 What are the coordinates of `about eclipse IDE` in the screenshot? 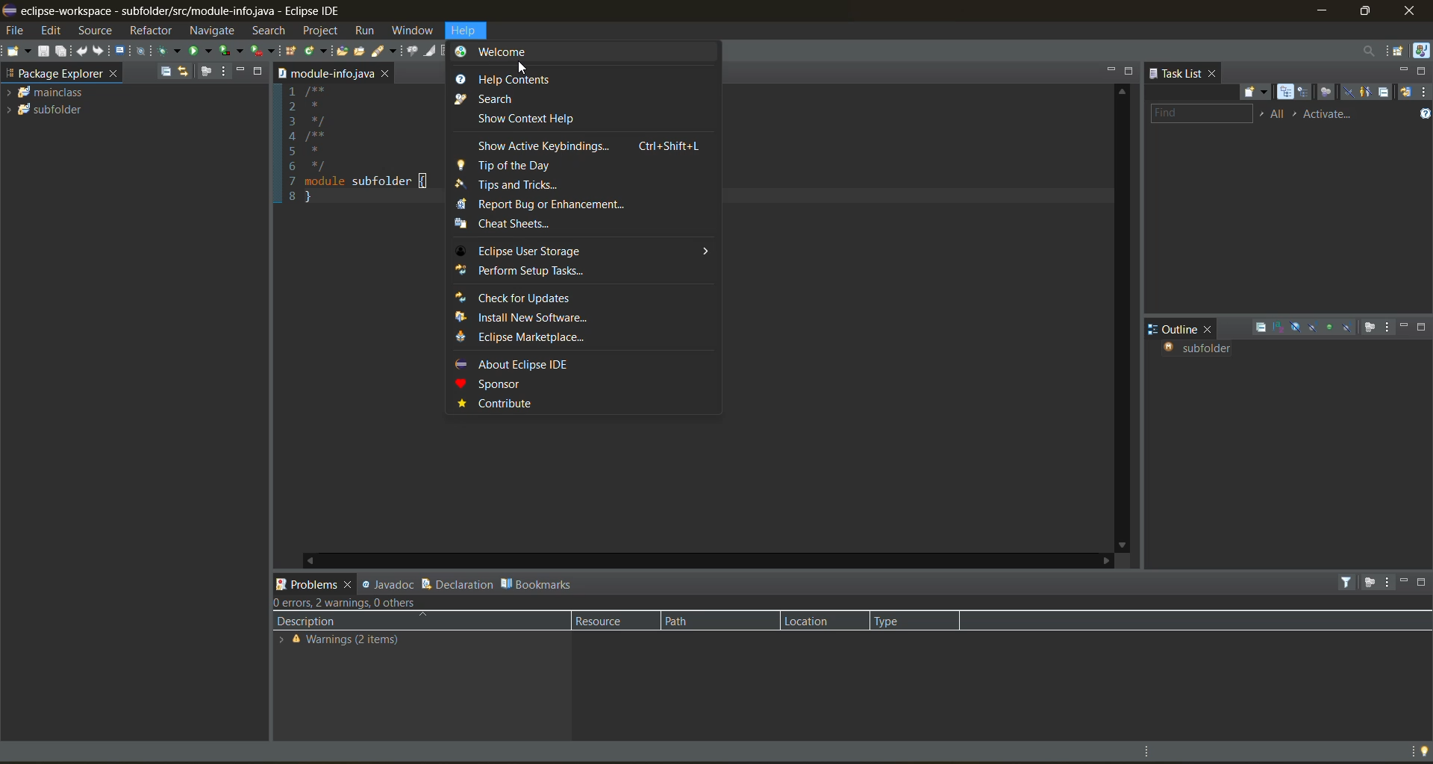 It's located at (542, 363).